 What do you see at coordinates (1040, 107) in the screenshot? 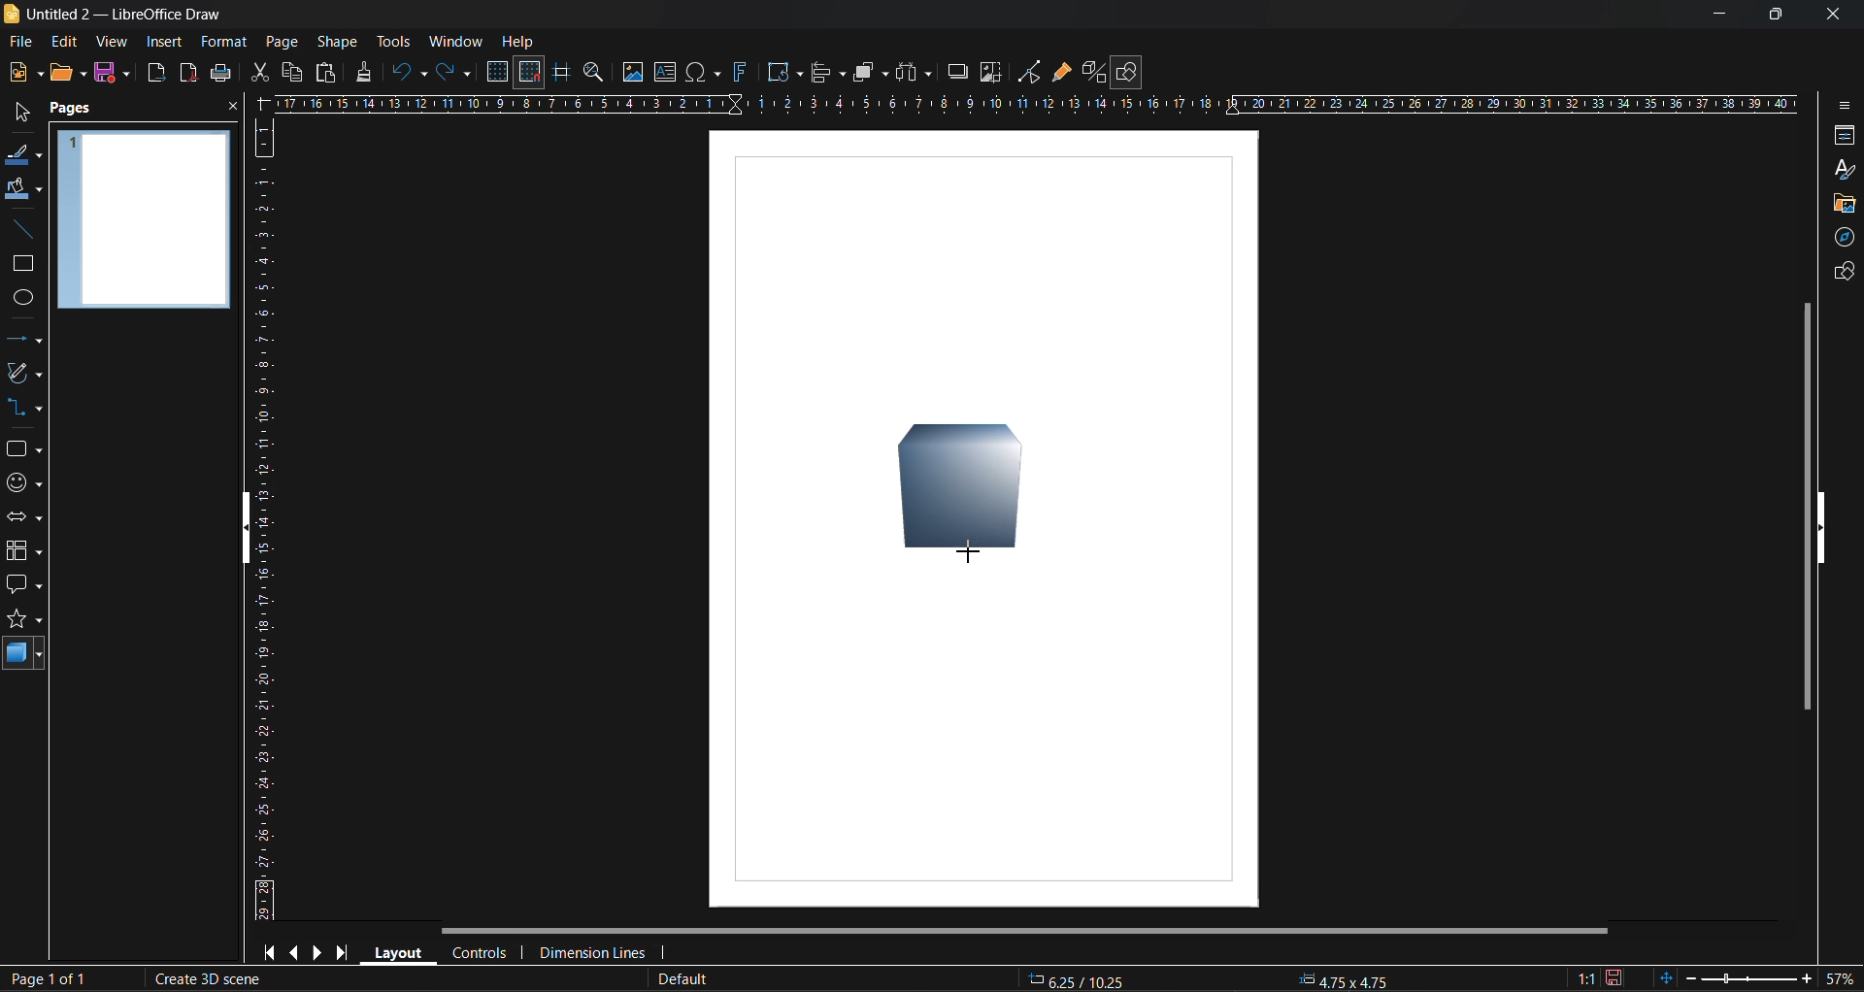
I see `horizontal ruler` at bounding box center [1040, 107].